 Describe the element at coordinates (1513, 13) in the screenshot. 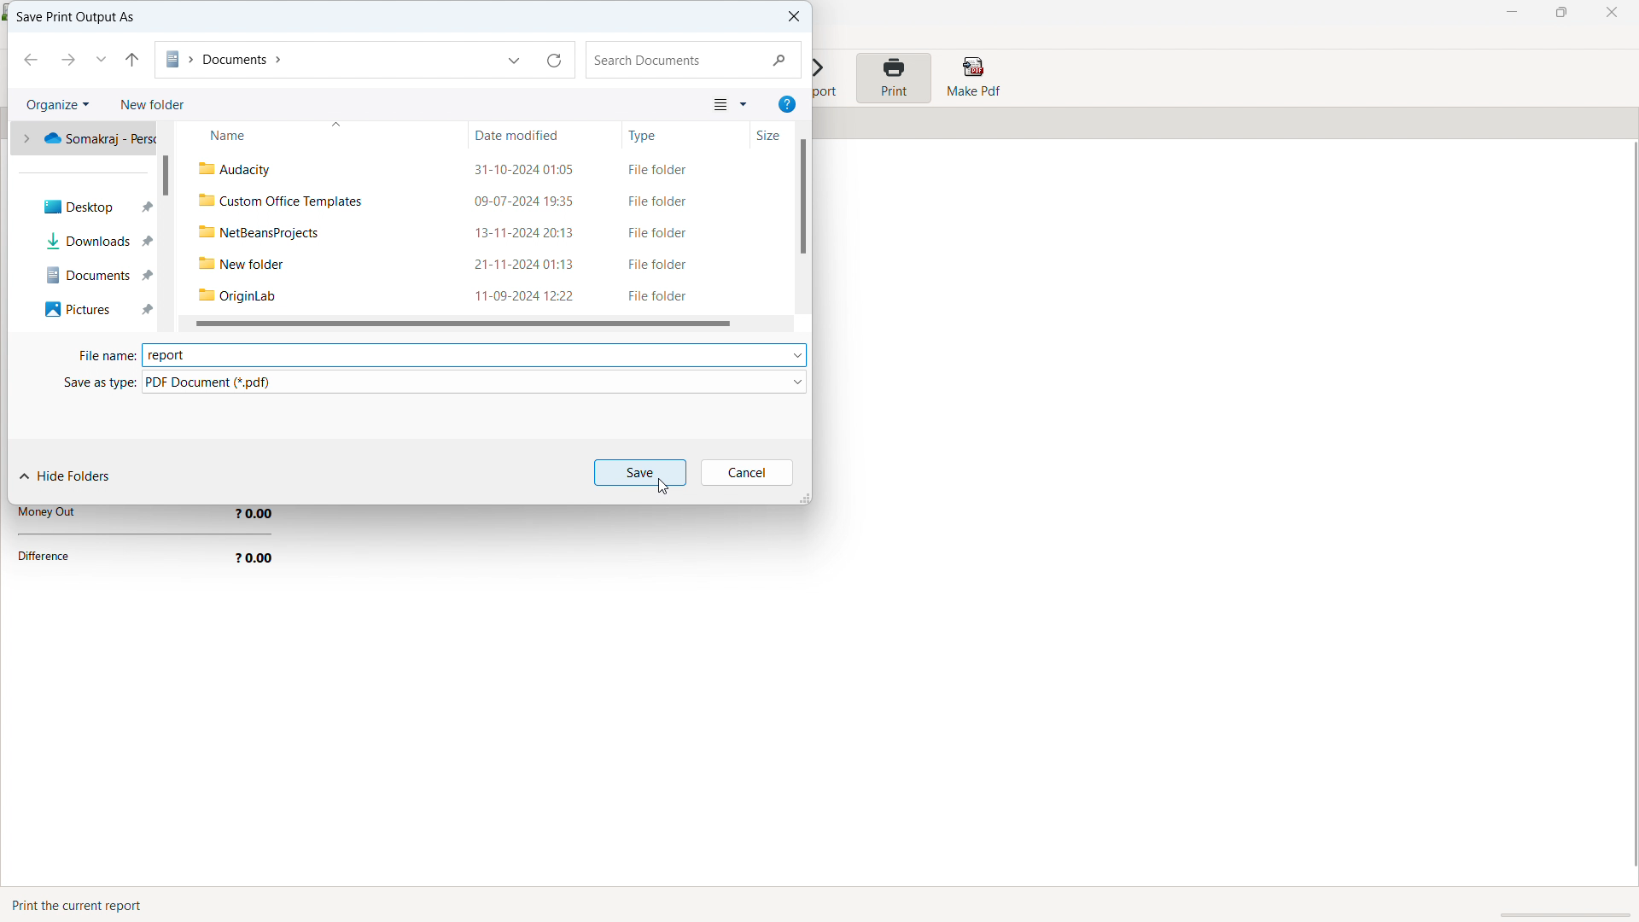

I see `minimize` at that location.